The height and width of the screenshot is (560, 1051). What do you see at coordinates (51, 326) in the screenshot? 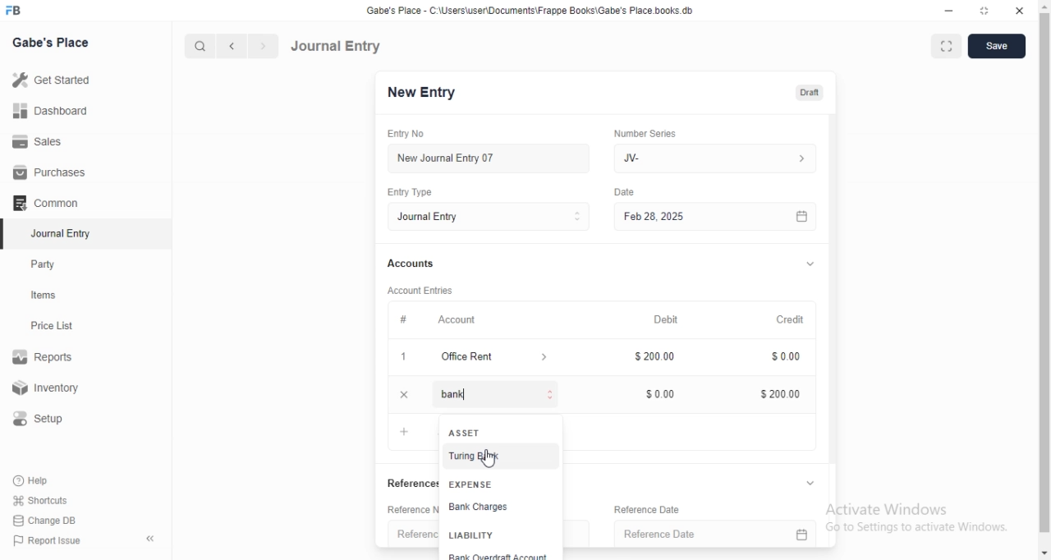
I see `Price List` at bounding box center [51, 326].